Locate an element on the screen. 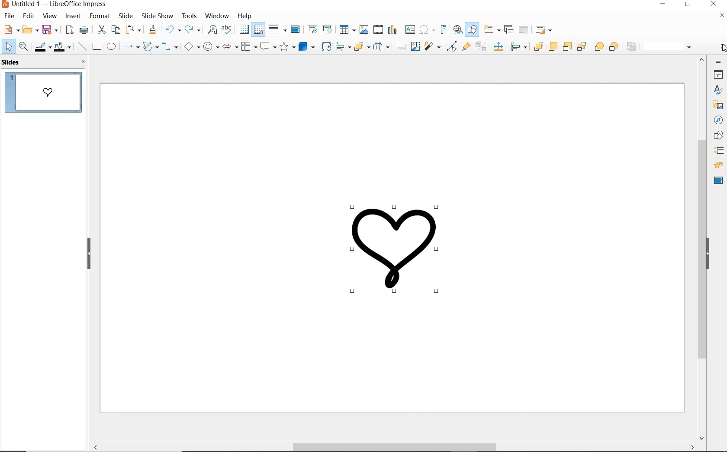  slide is located at coordinates (125, 16).